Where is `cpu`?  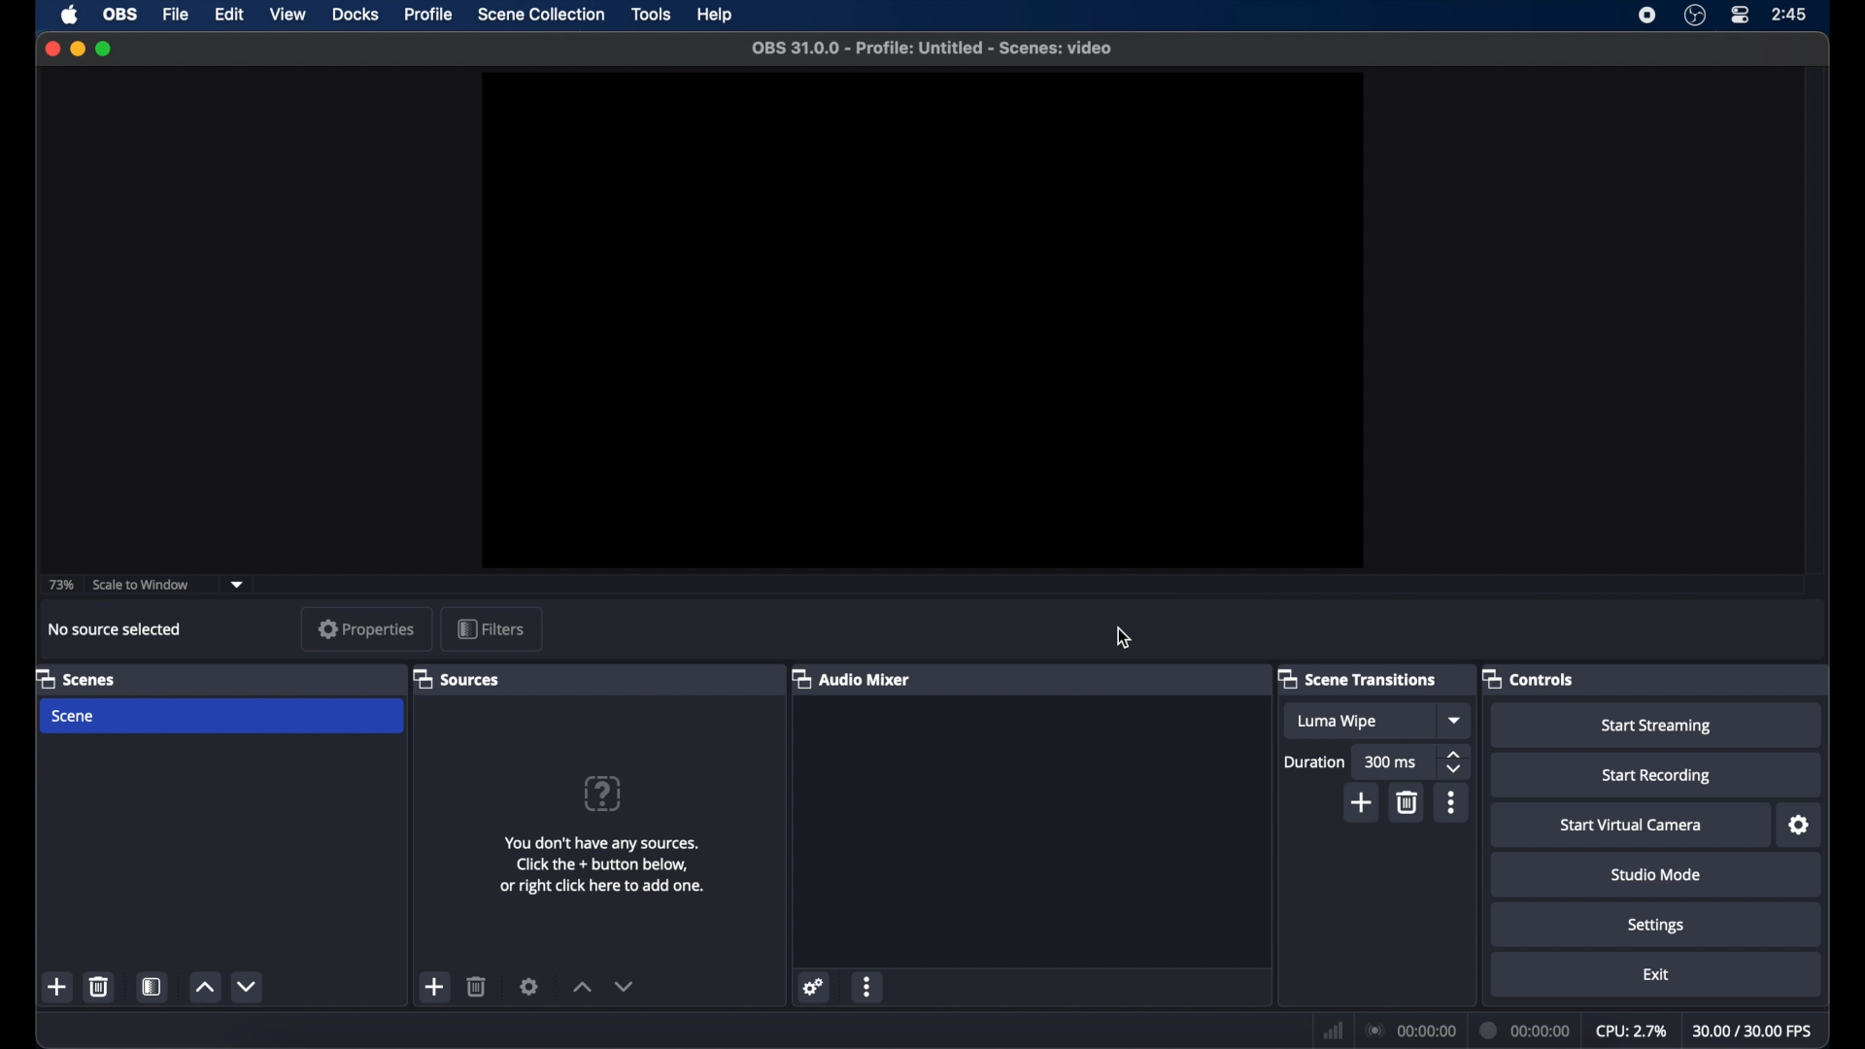
cpu is located at coordinates (1630, 1030).